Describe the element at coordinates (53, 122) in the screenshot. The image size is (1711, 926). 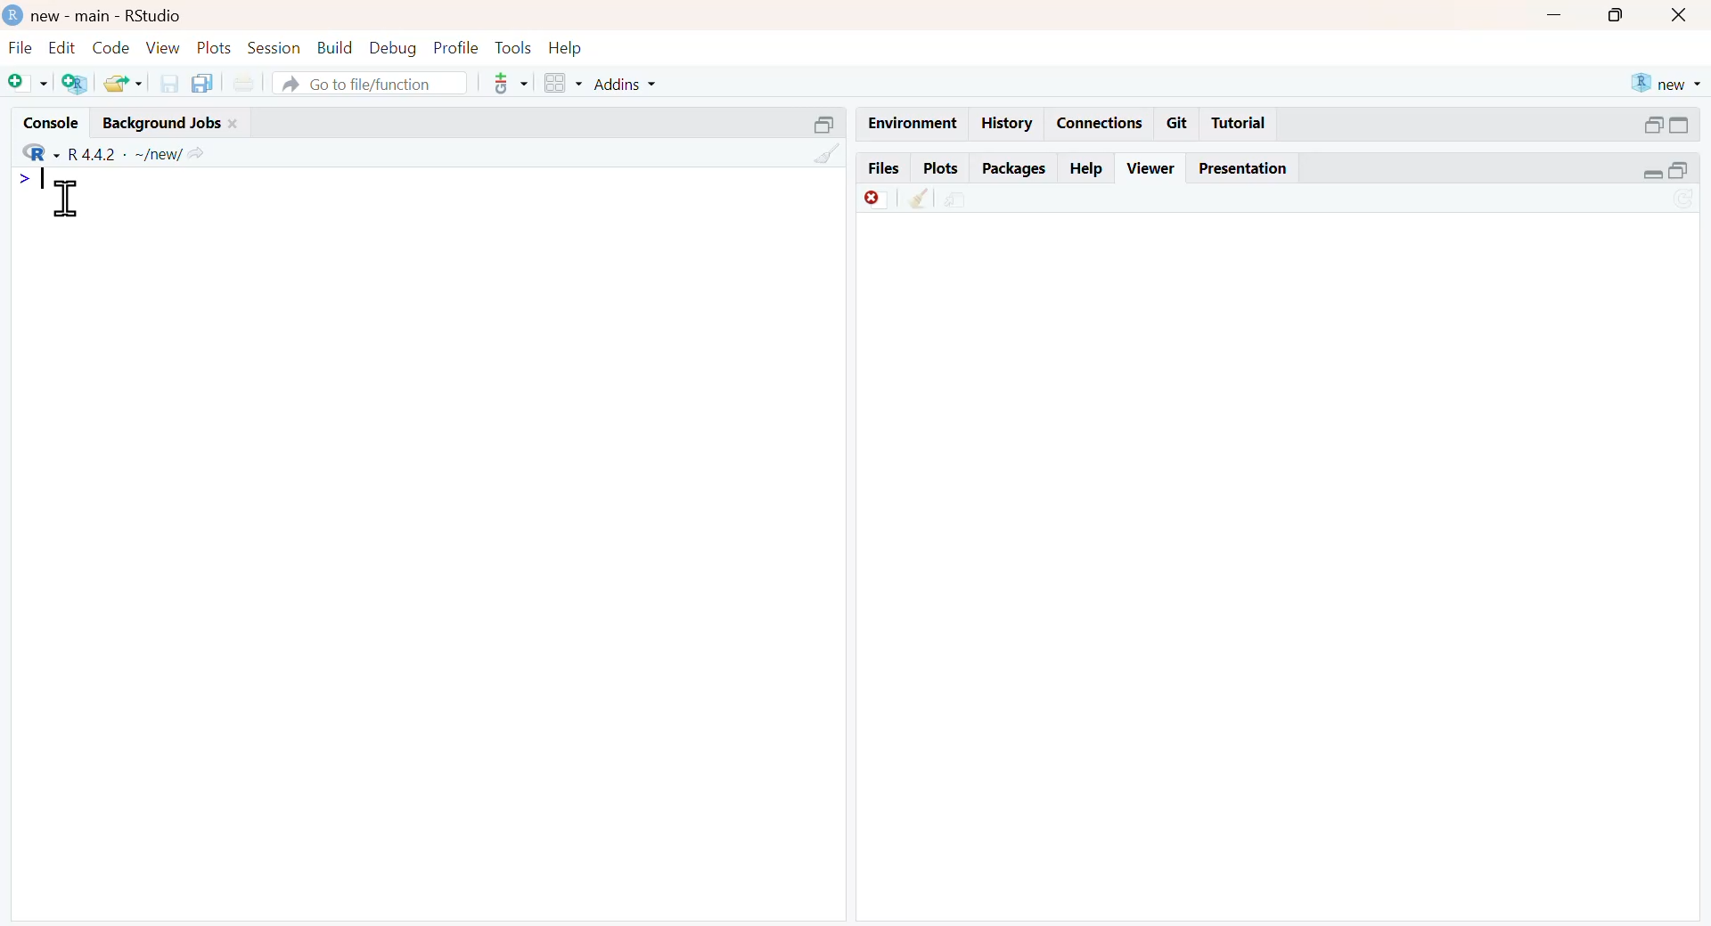
I see `console` at that location.